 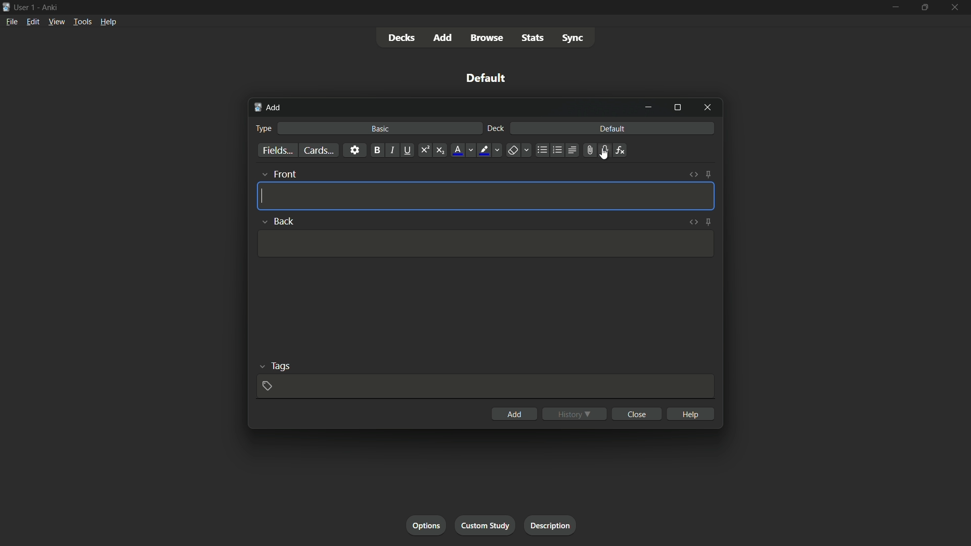 I want to click on back, so click(x=286, y=221).